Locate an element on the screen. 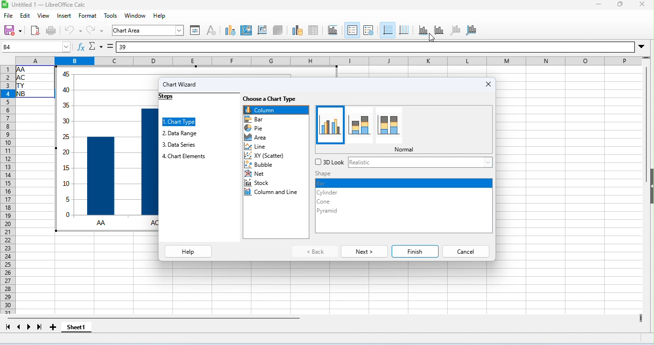  data range is located at coordinates (179, 134).